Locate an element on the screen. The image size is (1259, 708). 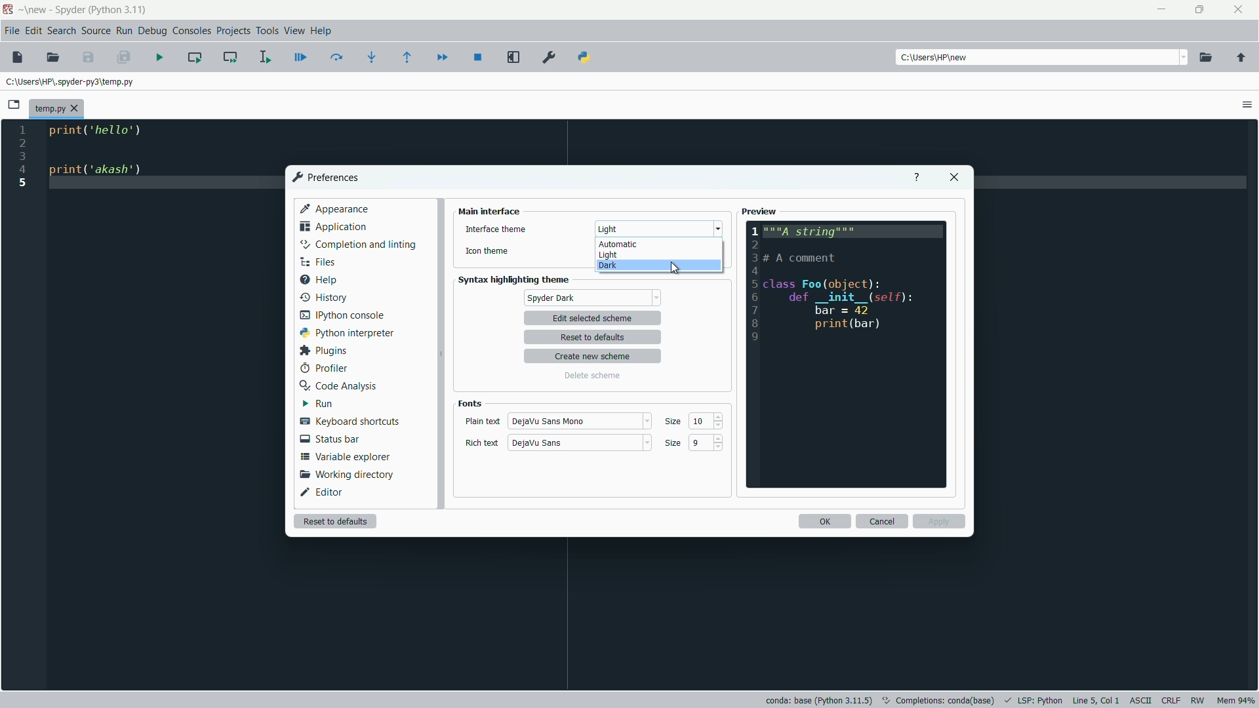
debug menu is located at coordinates (152, 30).